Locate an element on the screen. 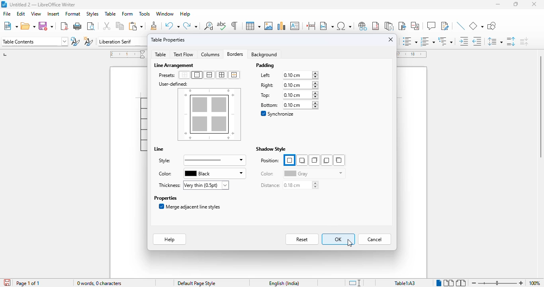  reset is located at coordinates (303, 239).